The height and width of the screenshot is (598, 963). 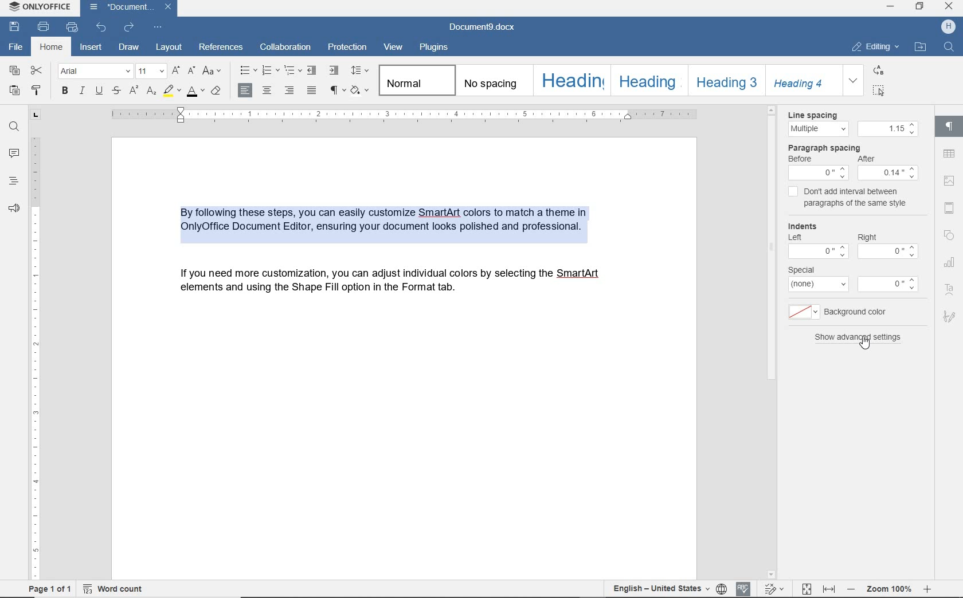 I want to click on quick print, so click(x=73, y=28).